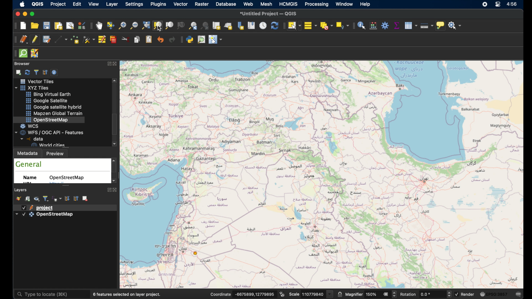  I want to click on Increase or decrease magnifier, so click(395, 294).